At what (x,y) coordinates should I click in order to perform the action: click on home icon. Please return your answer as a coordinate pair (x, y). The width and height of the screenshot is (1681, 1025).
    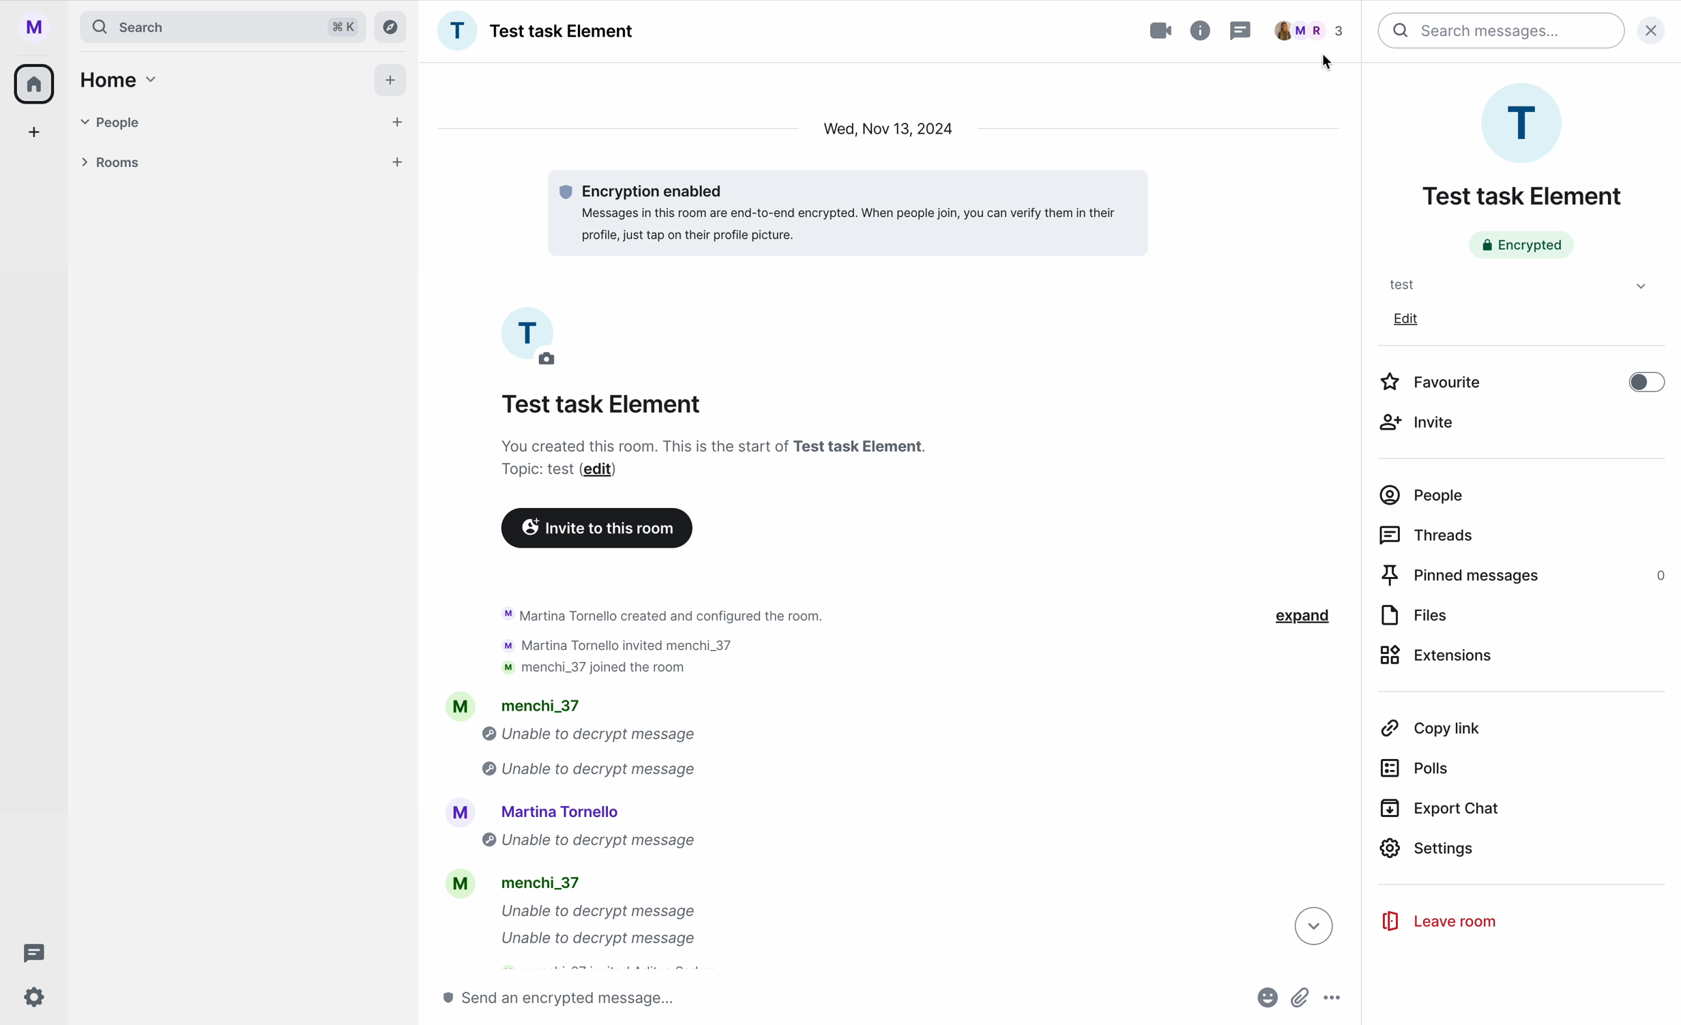
    Looking at the image, I should click on (37, 82).